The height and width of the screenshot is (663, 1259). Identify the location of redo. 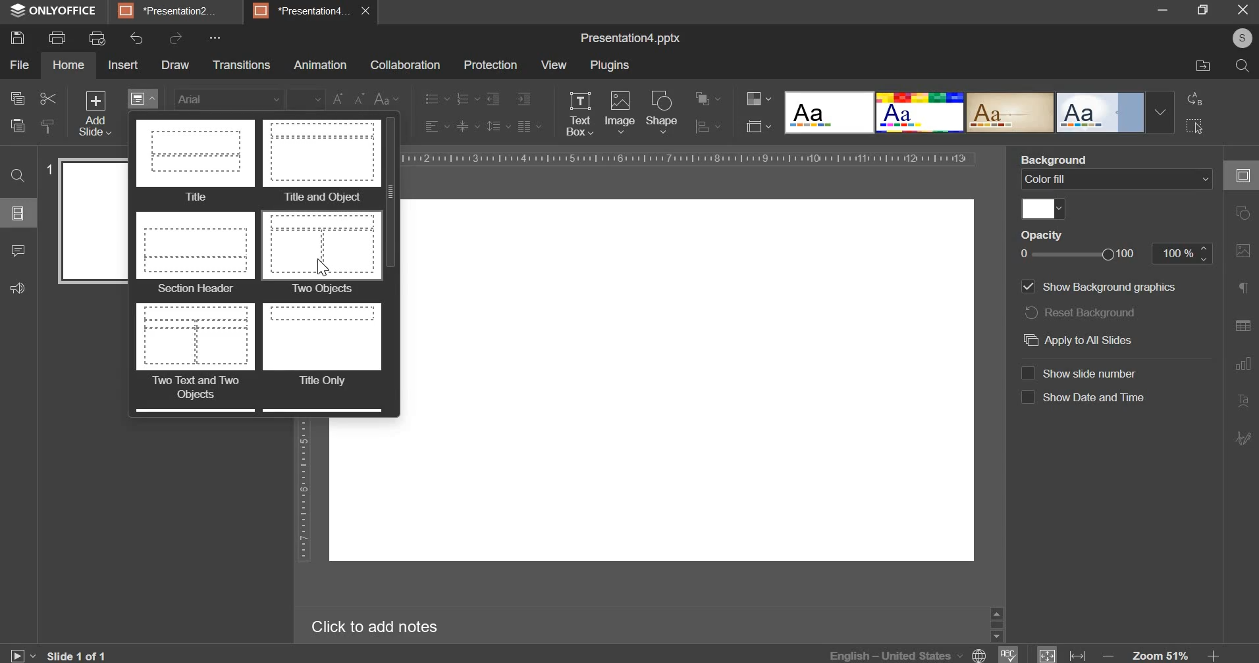
(176, 39).